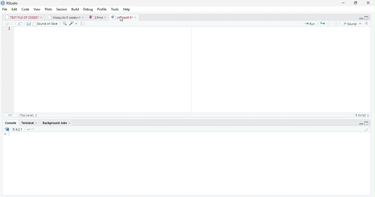 Image resolution: width=375 pixels, height=197 pixels. What do you see at coordinates (5, 9) in the screenshot?
I see `File` at bounding box center [5, 9].